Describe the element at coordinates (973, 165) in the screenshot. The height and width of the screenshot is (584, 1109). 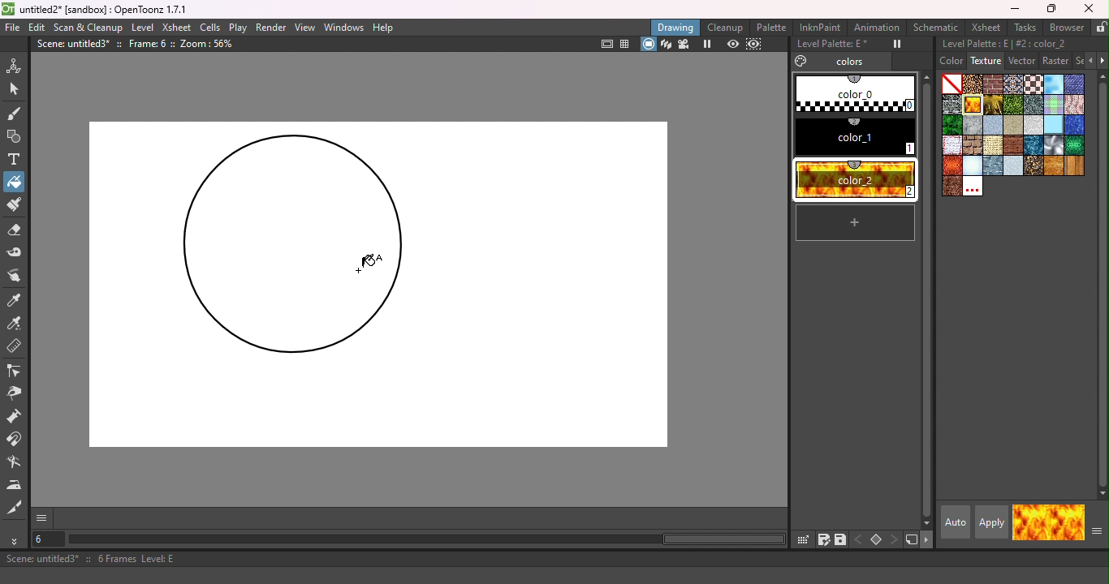
I see `snow.bmp` at that location.